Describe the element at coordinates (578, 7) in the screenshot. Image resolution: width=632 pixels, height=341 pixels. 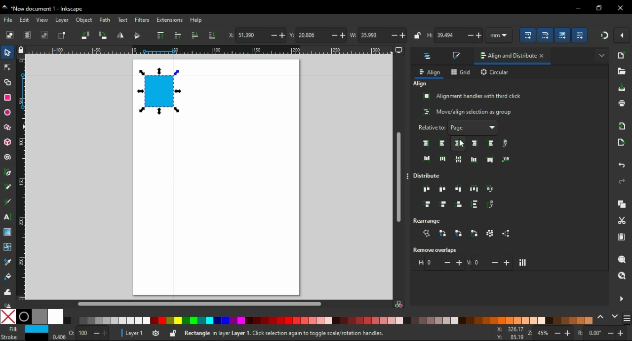
I see `minimize` at that location.